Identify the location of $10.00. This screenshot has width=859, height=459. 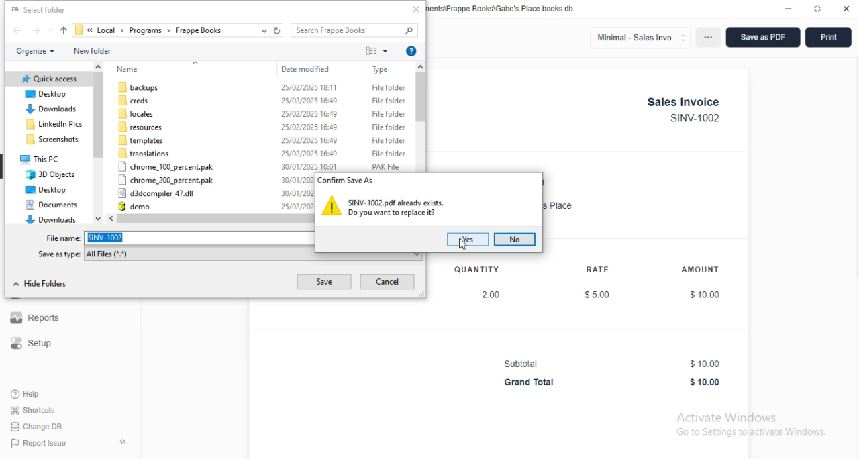
(705, 295).